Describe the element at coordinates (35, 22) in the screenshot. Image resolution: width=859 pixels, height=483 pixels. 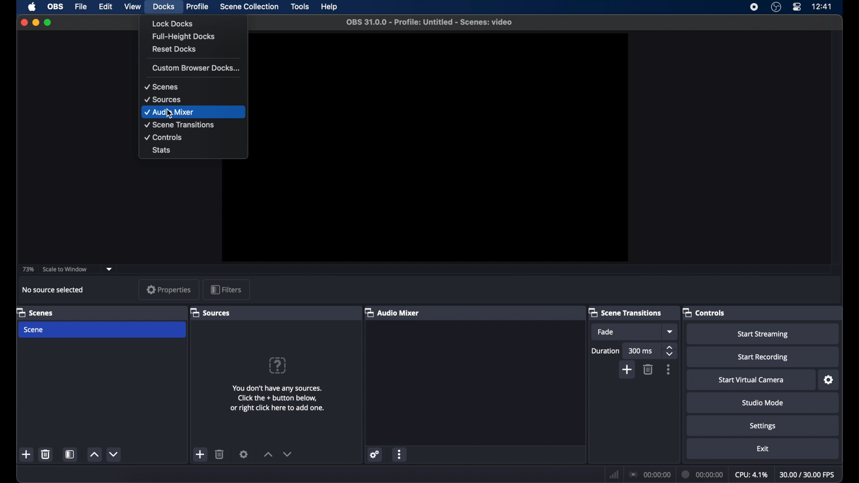
I see `minimize` at that location.